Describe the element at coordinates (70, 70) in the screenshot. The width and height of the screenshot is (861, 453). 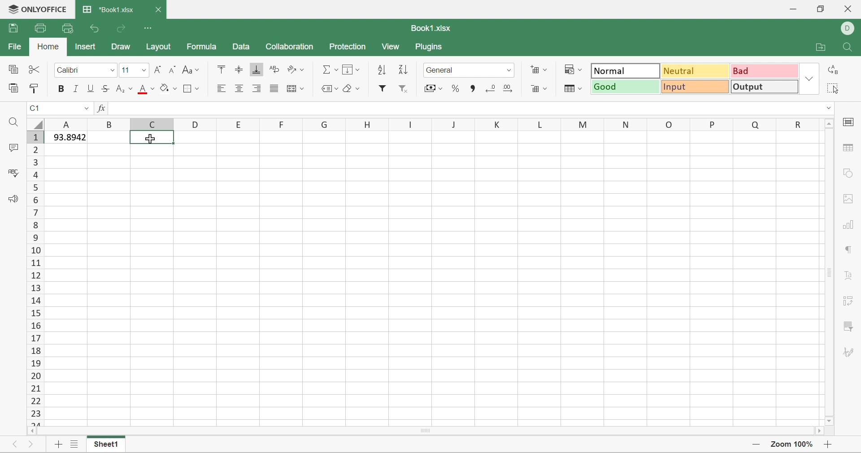
I see `Font` at that location.